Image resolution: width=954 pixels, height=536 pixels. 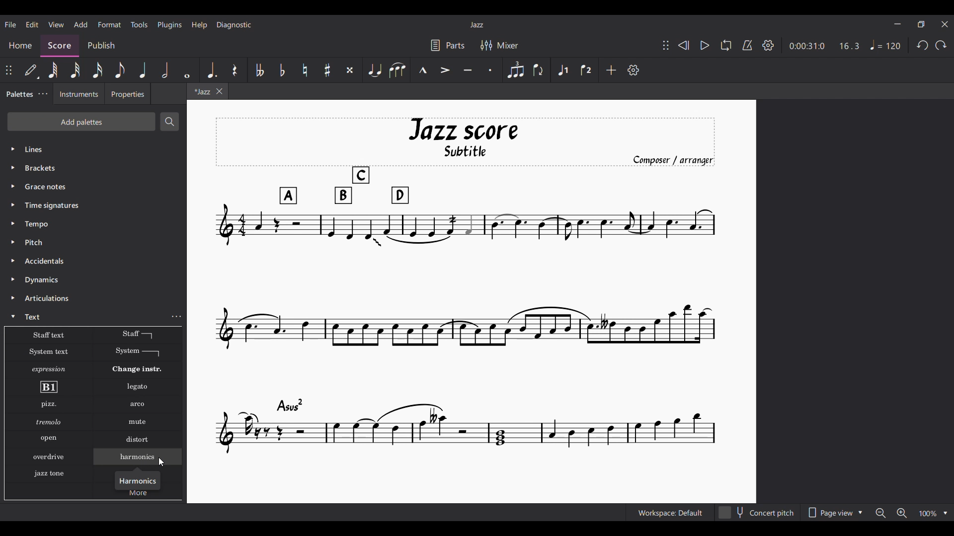 I want to click on Rest, so click(x=235, y=69).